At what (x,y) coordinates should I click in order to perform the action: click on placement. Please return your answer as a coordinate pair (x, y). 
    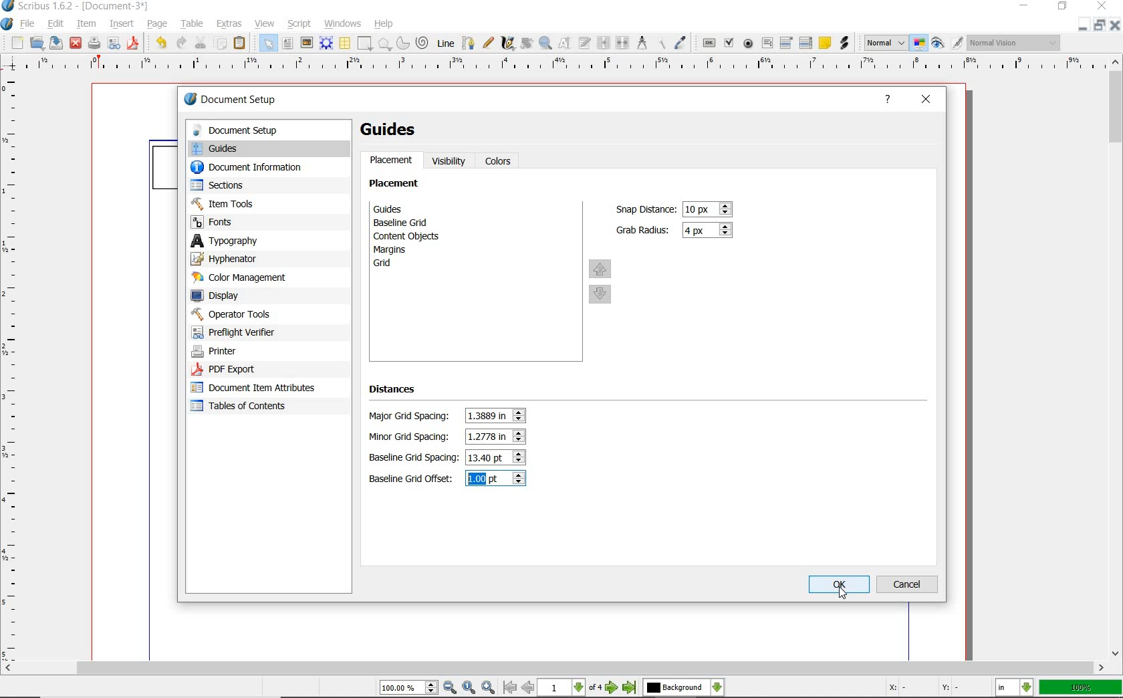
    Looking at the image, I should click on (392, 162).